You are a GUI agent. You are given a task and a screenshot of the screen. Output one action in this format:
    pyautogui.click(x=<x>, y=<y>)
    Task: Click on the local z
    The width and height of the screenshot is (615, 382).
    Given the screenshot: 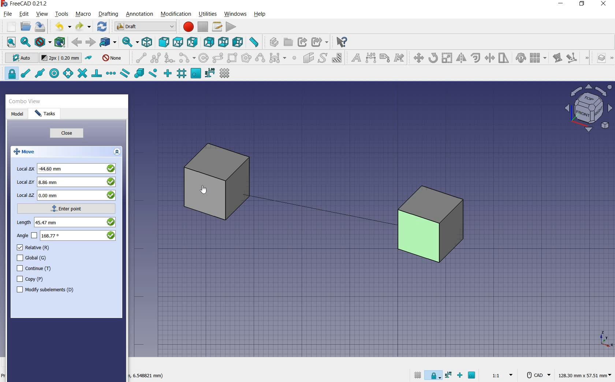 What is the action you would take?
    pyautogui.click(x=67, y=195)
    